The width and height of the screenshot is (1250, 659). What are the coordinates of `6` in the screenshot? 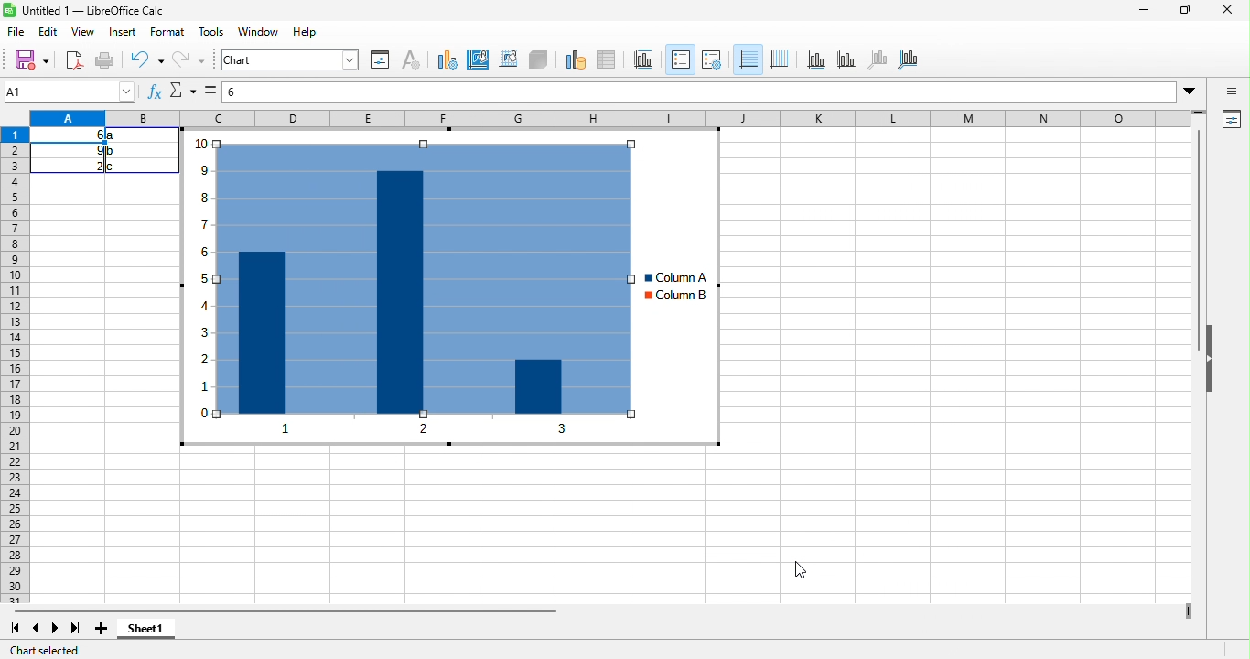 It's located at (91, 135).